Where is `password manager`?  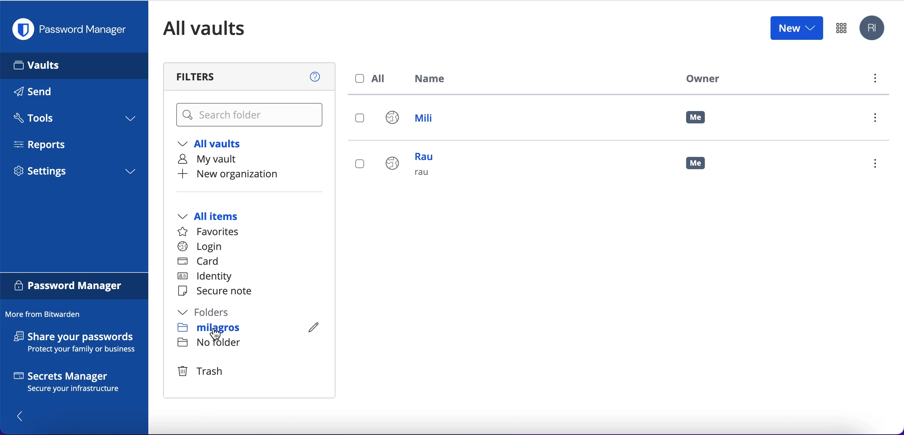
password manager is located at coordinates (75, 287).